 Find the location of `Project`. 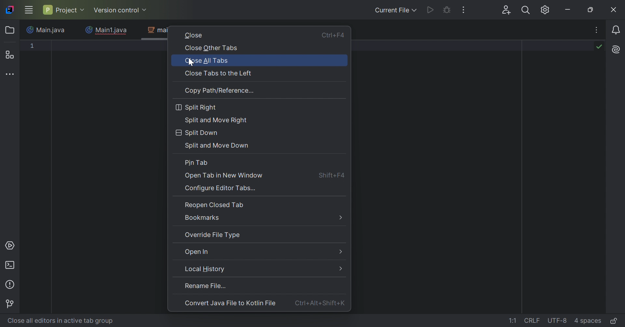

Project is located at coordinates (63, 9).